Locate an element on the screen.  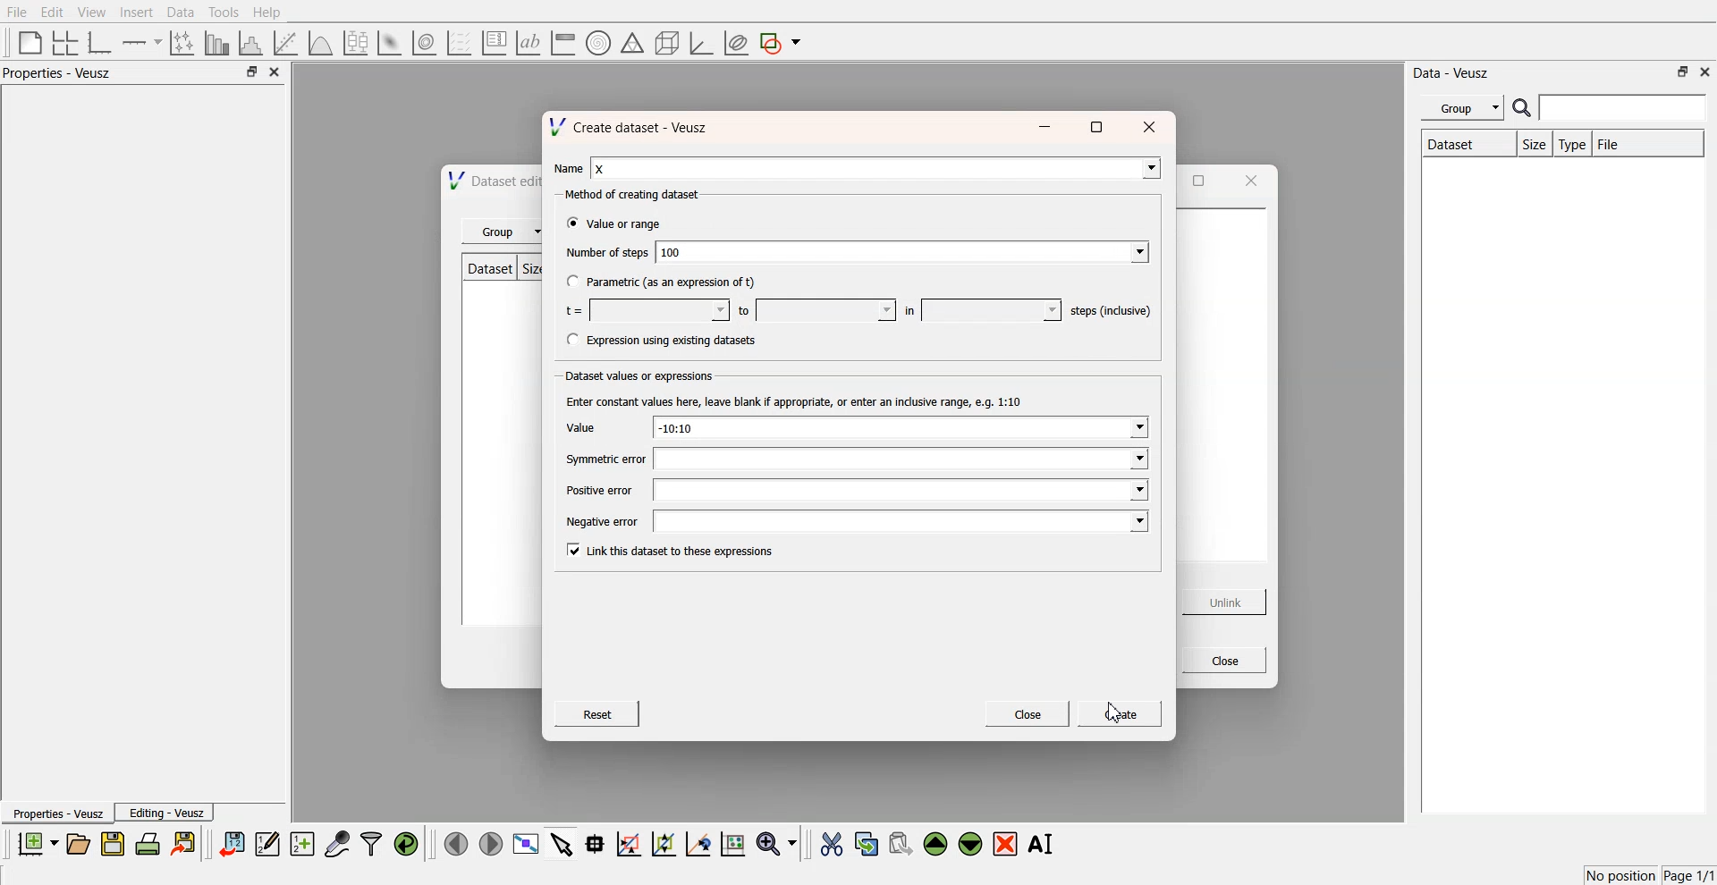
Positive error field is located at coordinates (901, 491).